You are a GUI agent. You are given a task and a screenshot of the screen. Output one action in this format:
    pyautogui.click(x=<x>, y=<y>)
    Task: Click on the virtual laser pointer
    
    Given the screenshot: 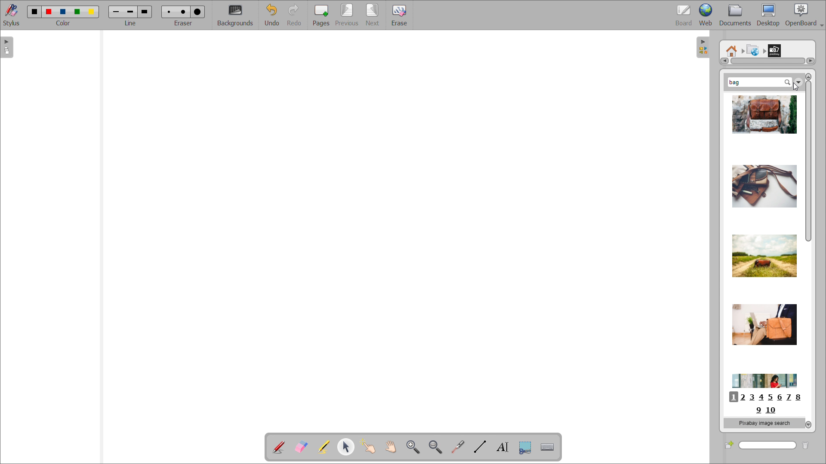 What is the action you would take?
    pyautogui.click(x=458, y=447)
    